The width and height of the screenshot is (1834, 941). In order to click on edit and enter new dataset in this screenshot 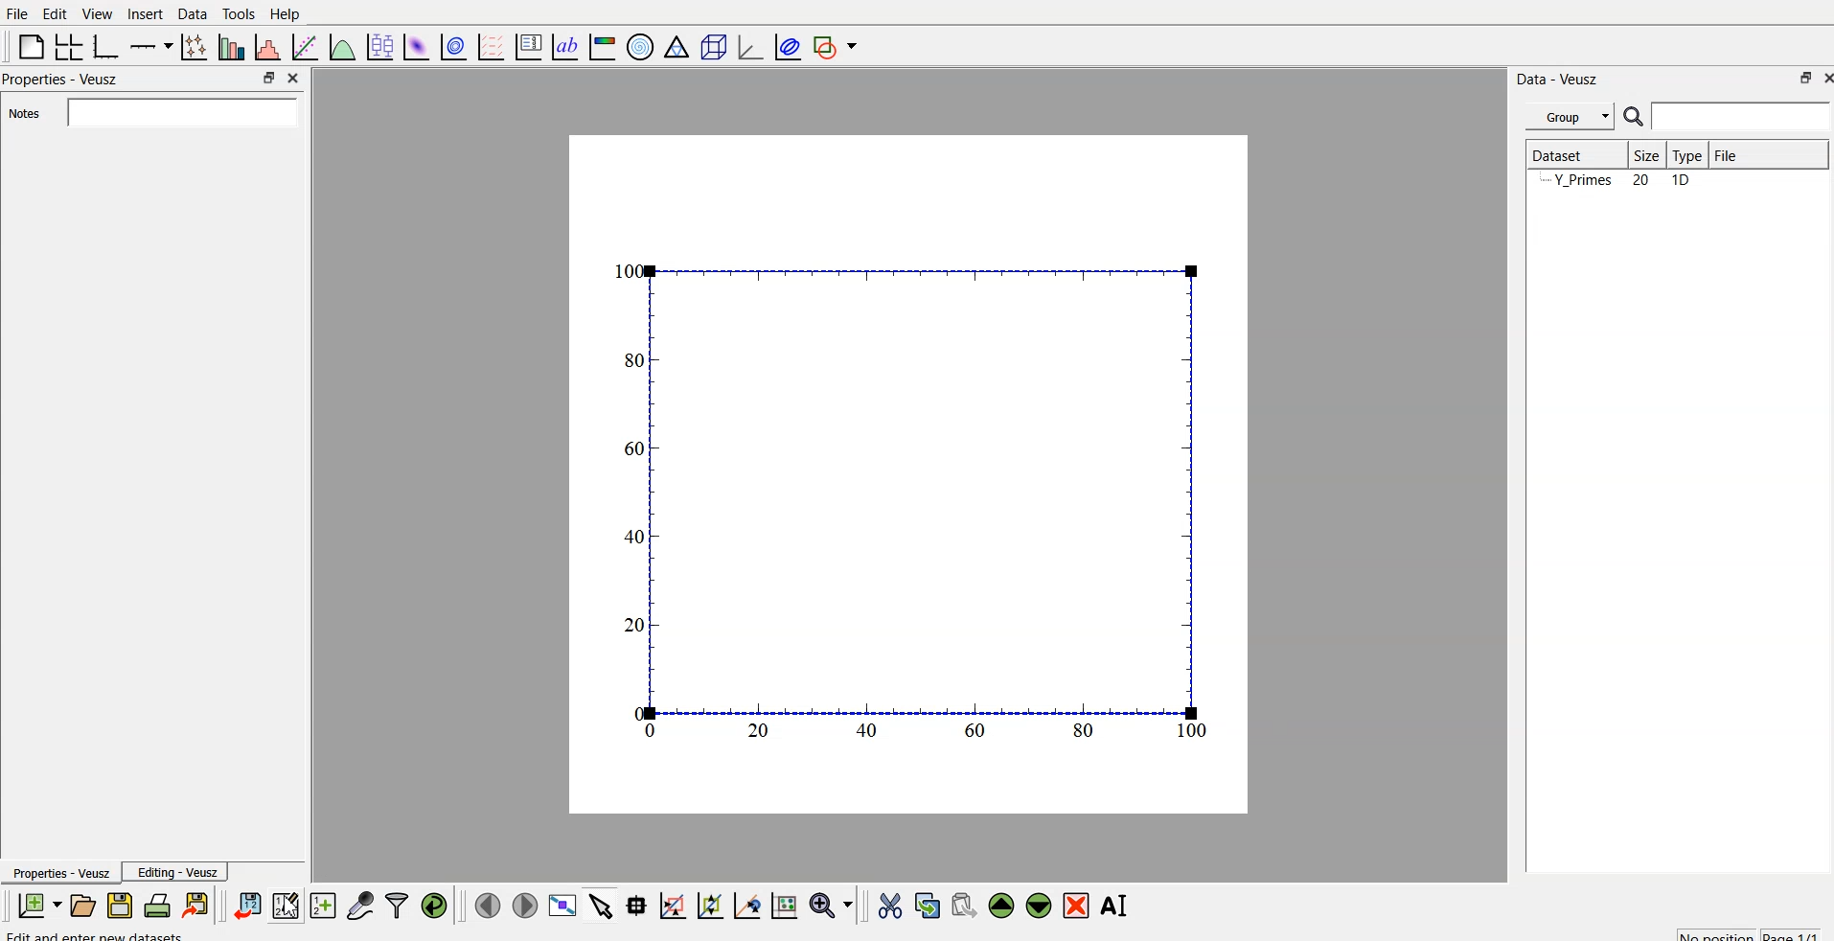, I will do `click(96, 934)`.